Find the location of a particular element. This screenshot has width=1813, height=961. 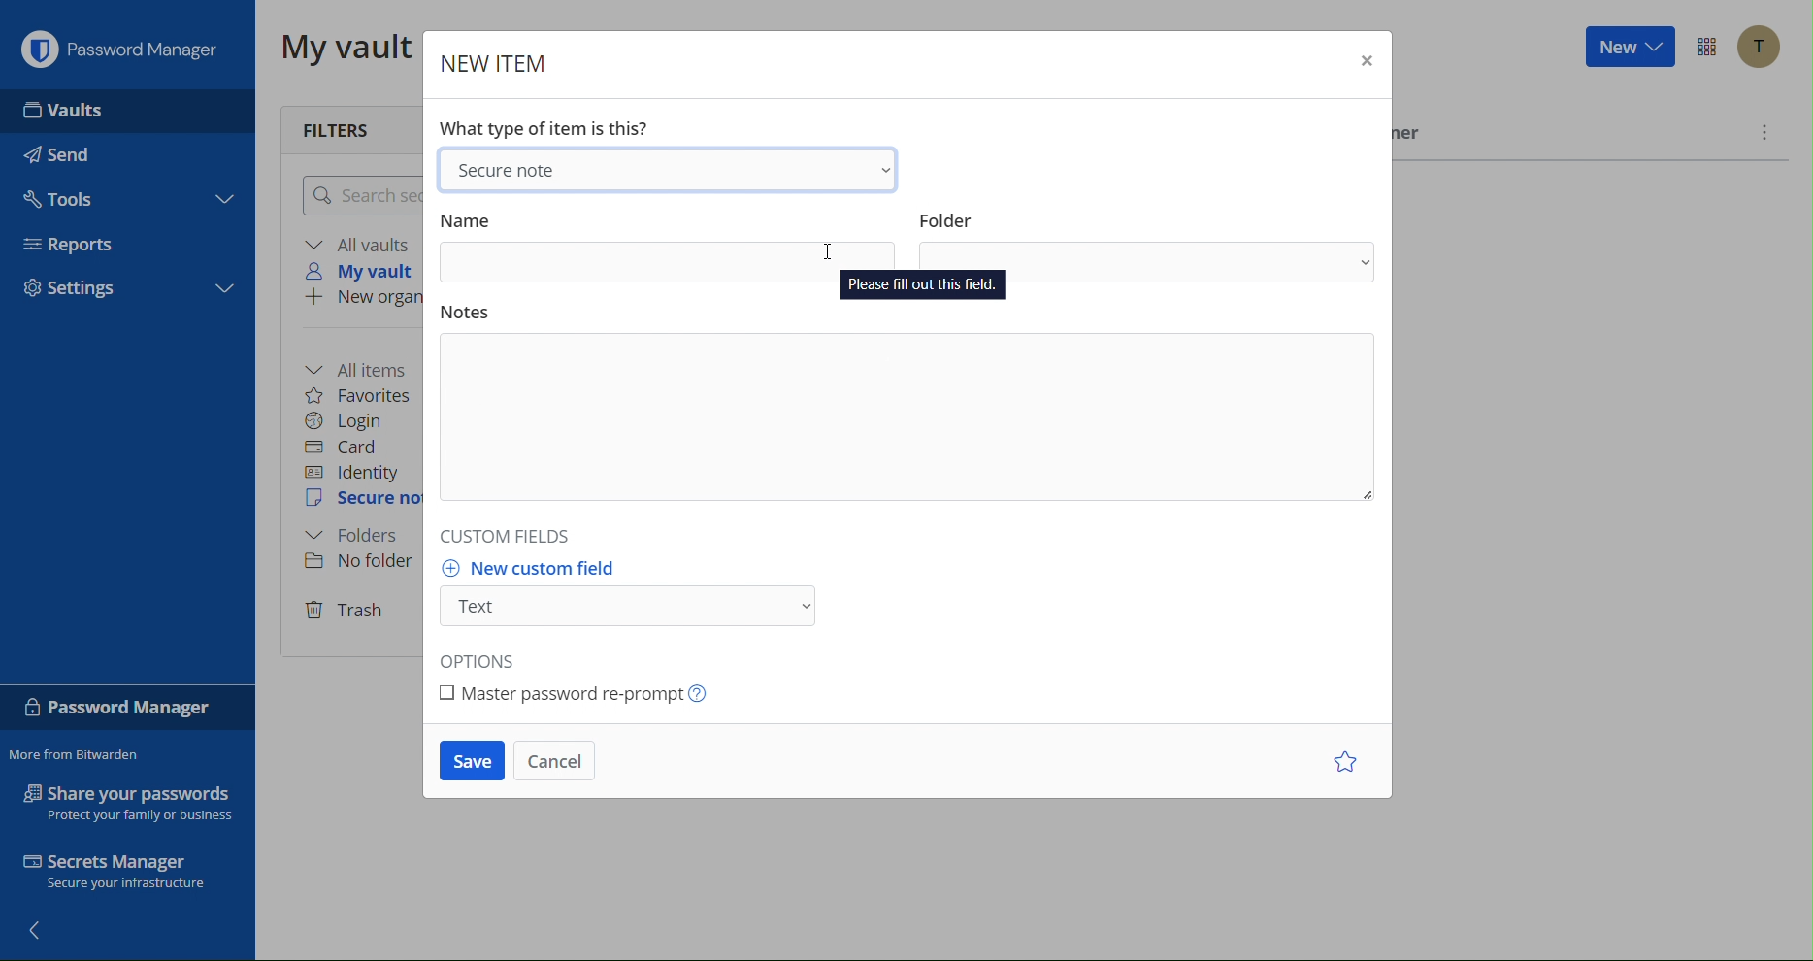

Card is located at coordinates (351, 447).